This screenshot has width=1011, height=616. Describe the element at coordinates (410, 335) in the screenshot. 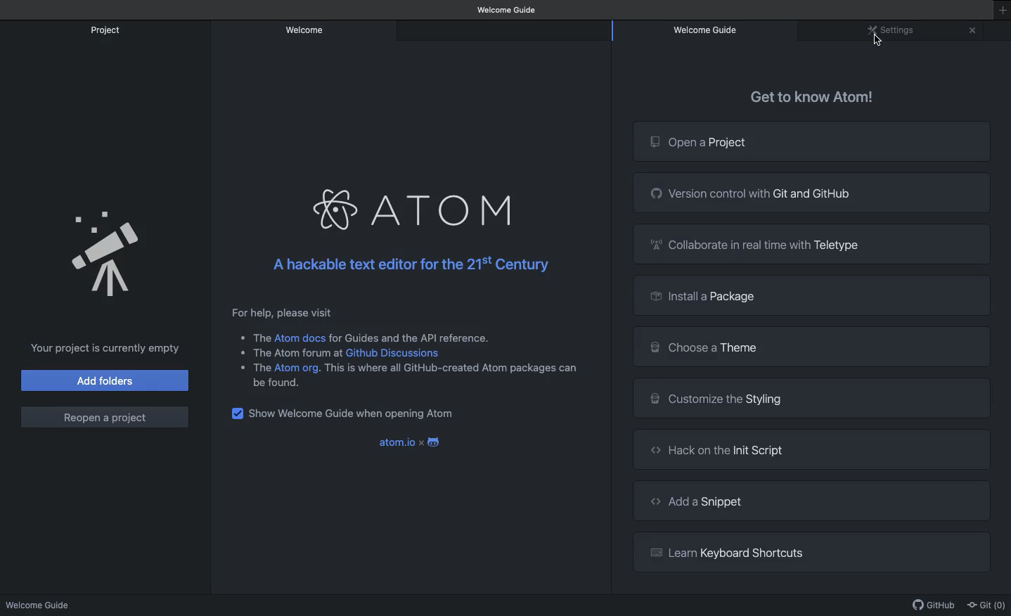

I see `for guides and the API reference.` at that location.